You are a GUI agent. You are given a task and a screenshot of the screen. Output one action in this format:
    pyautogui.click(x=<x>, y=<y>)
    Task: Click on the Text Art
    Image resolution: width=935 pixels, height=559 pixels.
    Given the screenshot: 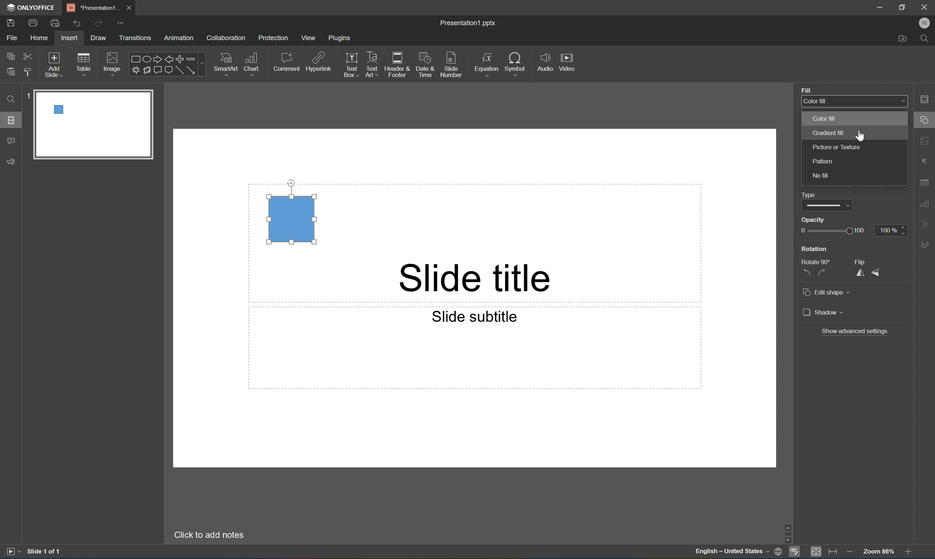 What is the action you would take?
    pyautogui.click(x=372, y=65)
    